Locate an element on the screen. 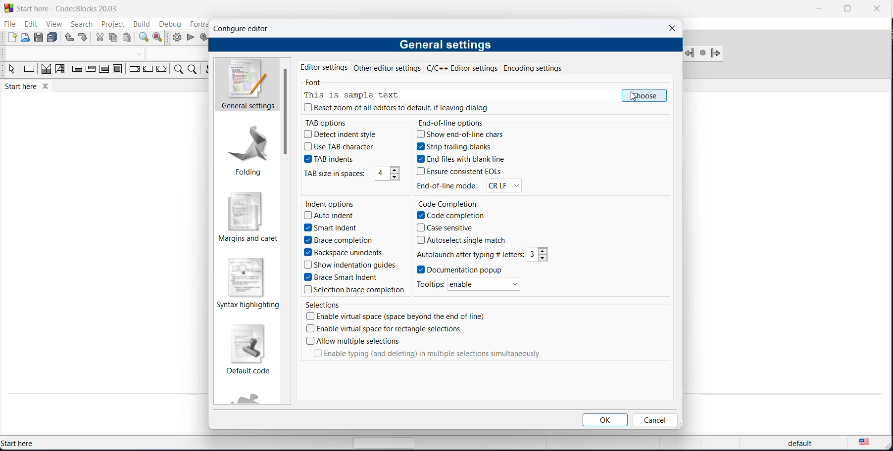 The width and height of the screenshot is (893, 451). show end of line chars checkbox is located at coordinates (465, 135).